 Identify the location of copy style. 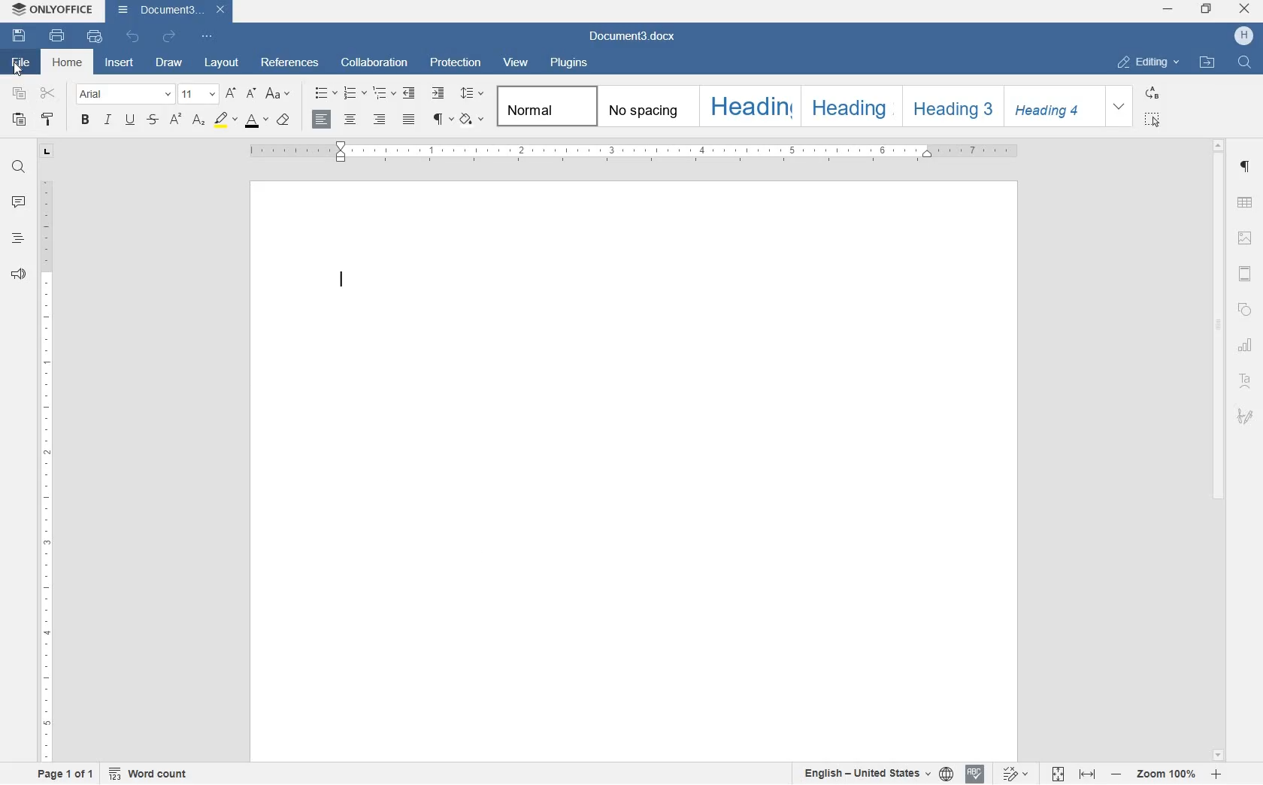
(48, 120).